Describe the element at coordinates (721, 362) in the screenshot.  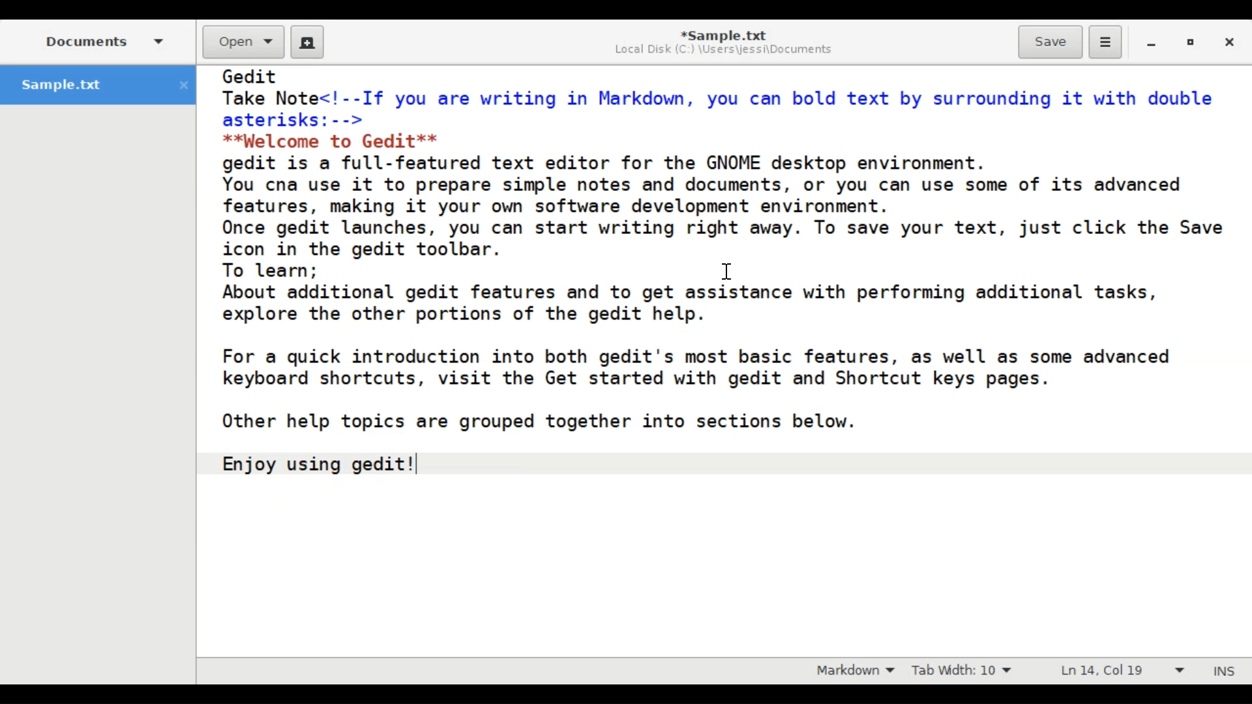
I see `Gedit  Take Note<!--If you are writing in Markdown, you can bold text by surrounding it with double asterisks:--> **Welcome to Gedit**  gedit is a full-featured text editor for the GNOME desktop environment.  You can use it to prepare simple notes and documents, or you can use some of its advanced features, making it your own software development environment` at that location.